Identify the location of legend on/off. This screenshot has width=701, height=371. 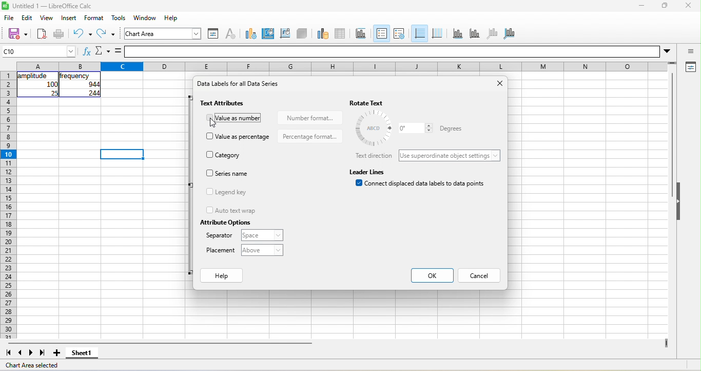
(380, 33).